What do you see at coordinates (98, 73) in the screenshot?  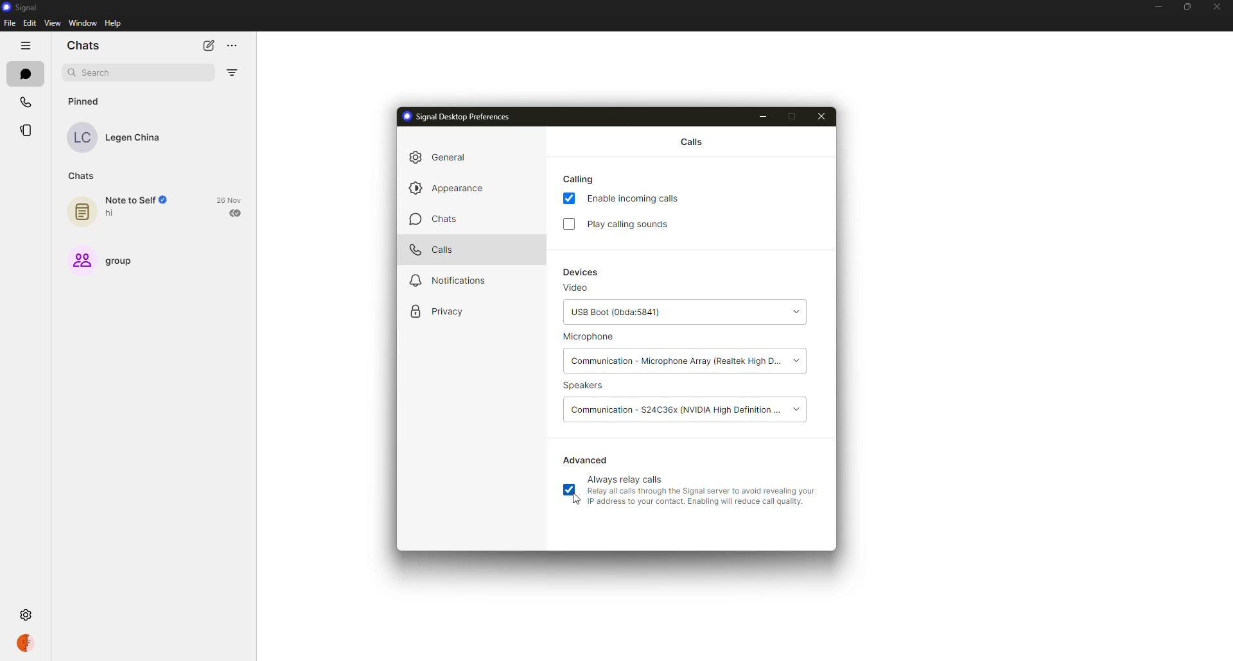 I see `search` at bounding box center [98, 73].